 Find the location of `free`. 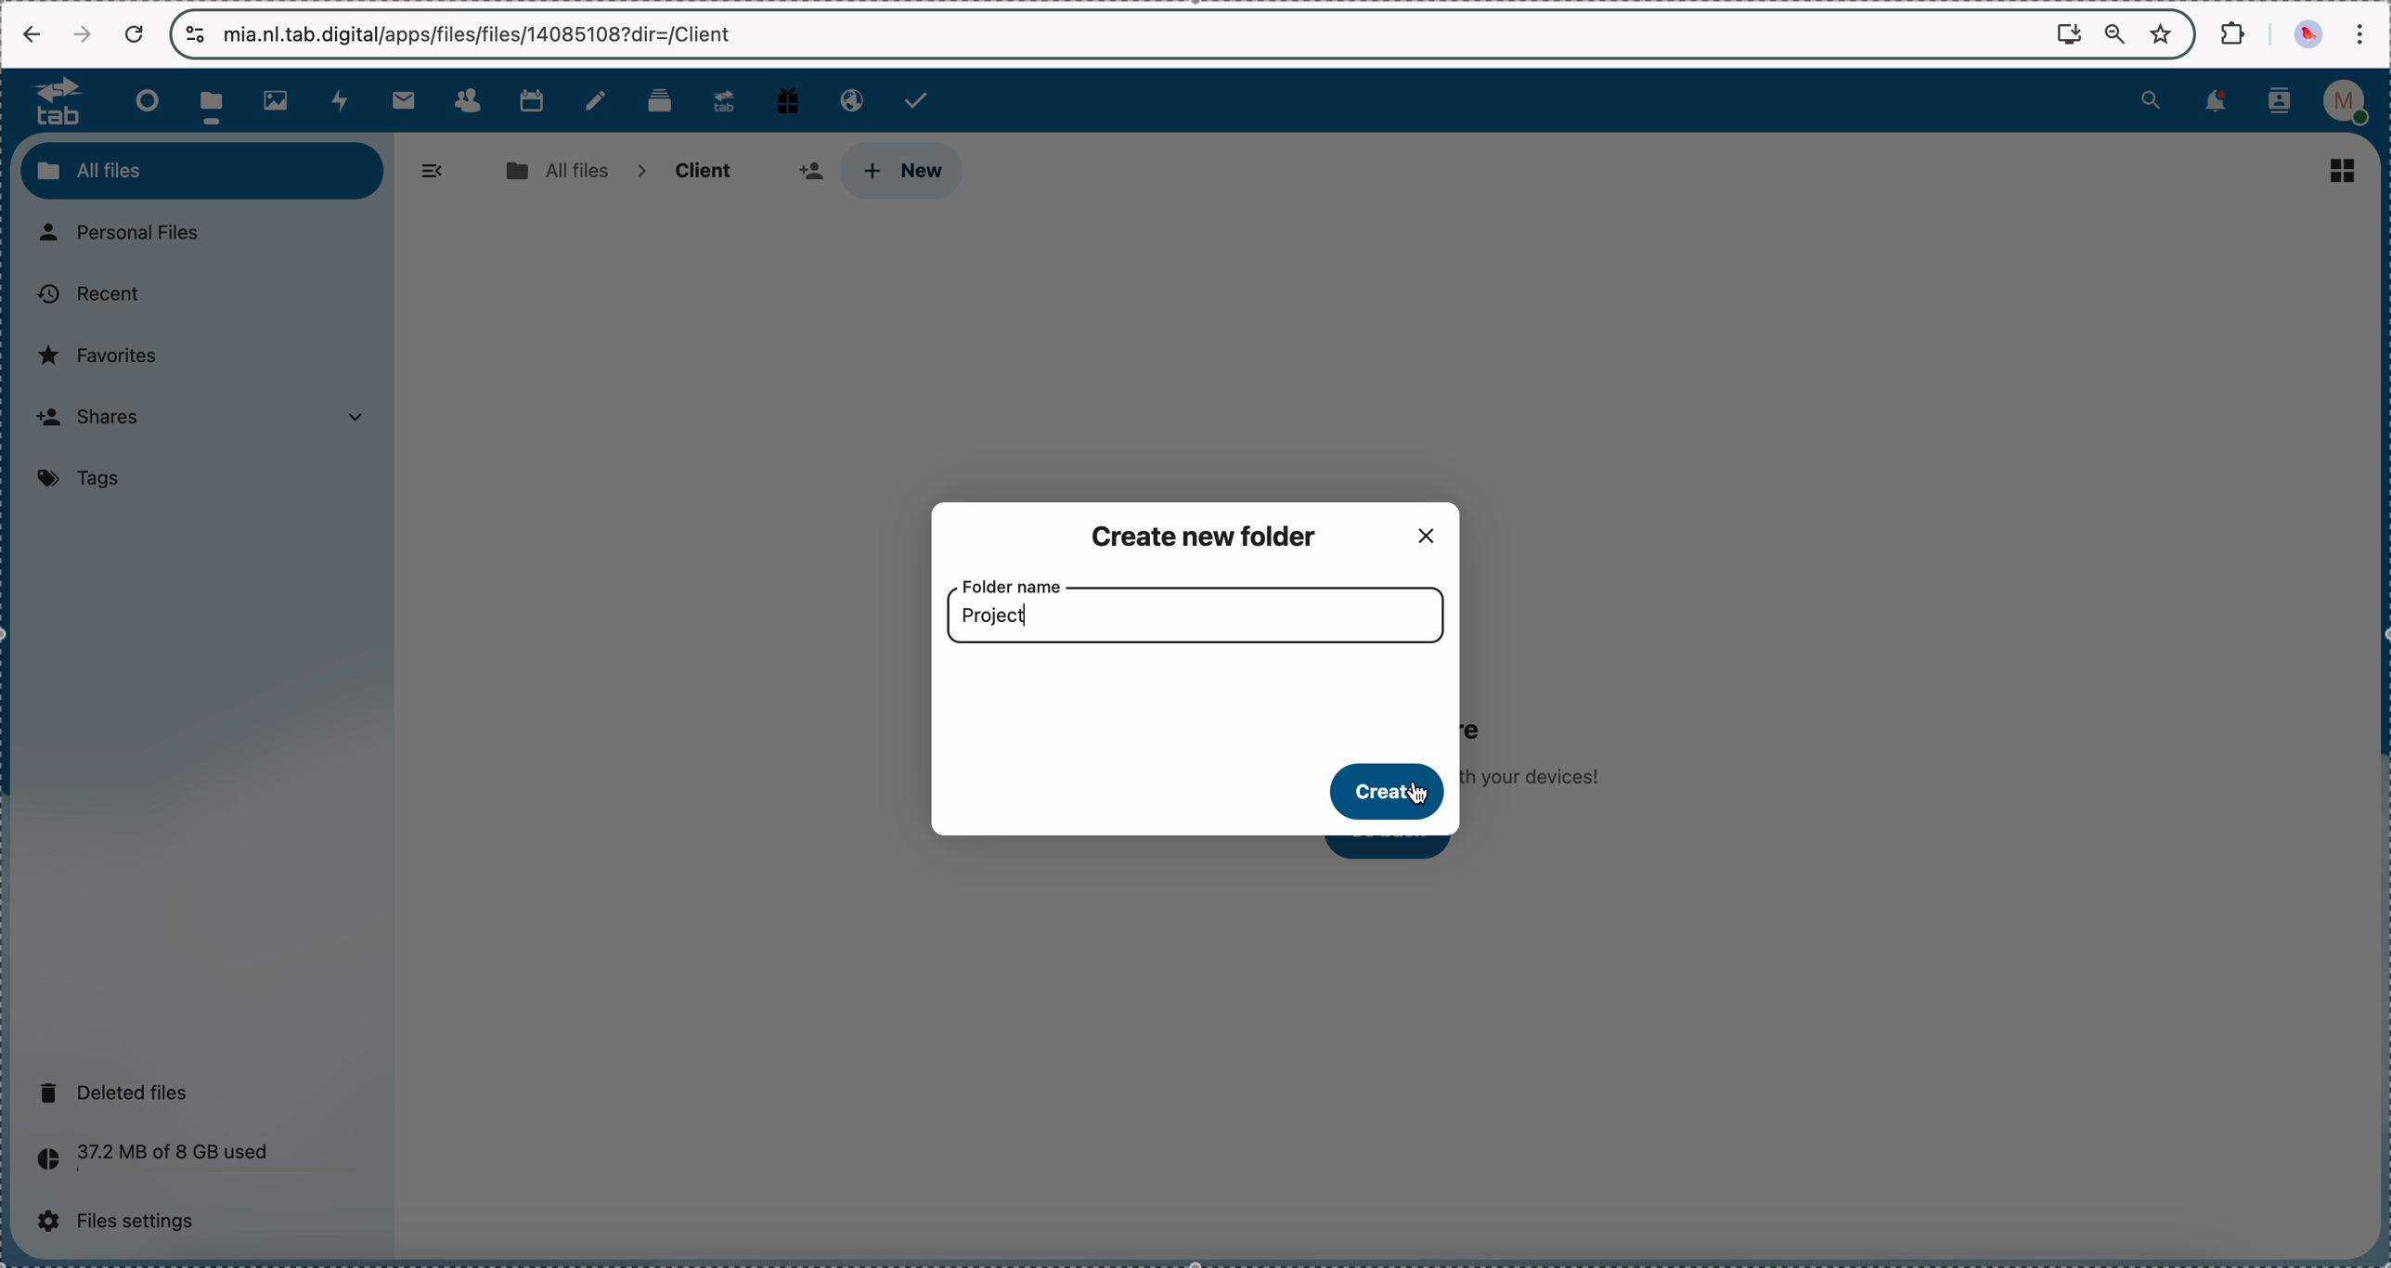

free is located at coordinates (788, 98).